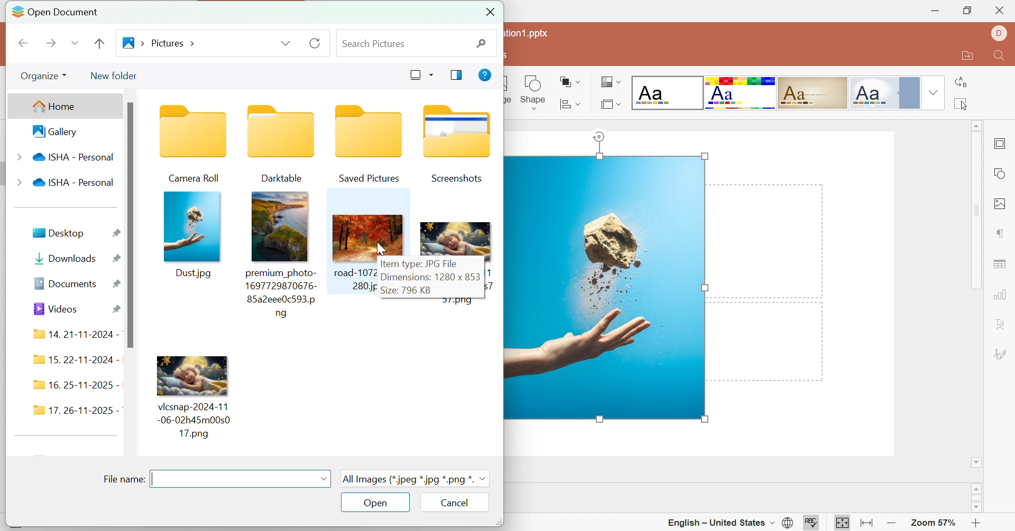 The height and width of the screenshot is (531, 1015). Describe the element at coordinates (278, 293) in the screenshot. I see `photo name` at that location.